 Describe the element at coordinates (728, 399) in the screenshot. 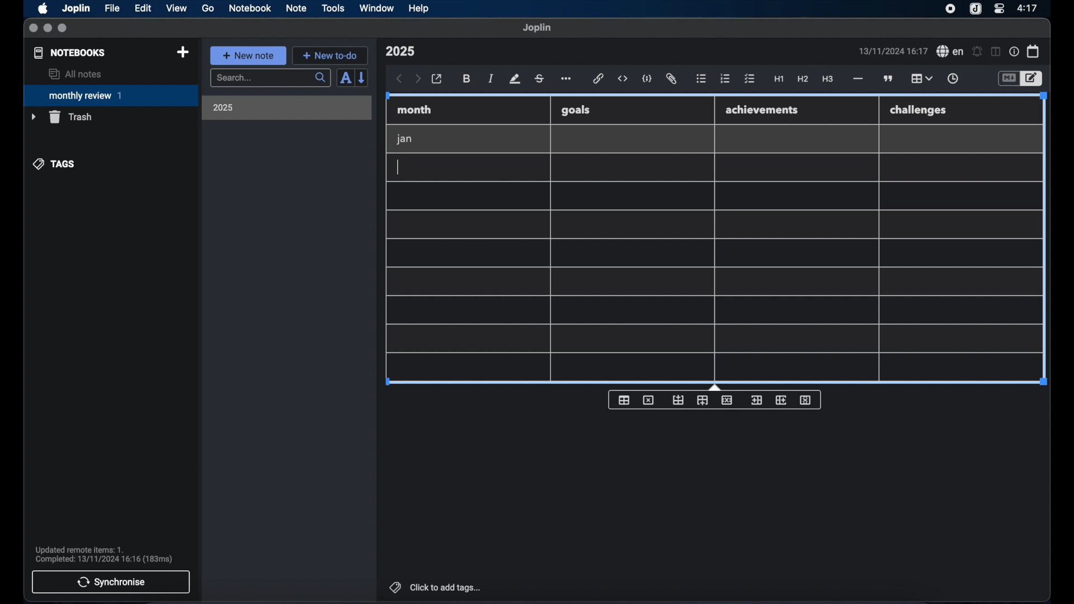

I see `delete row` at that location.